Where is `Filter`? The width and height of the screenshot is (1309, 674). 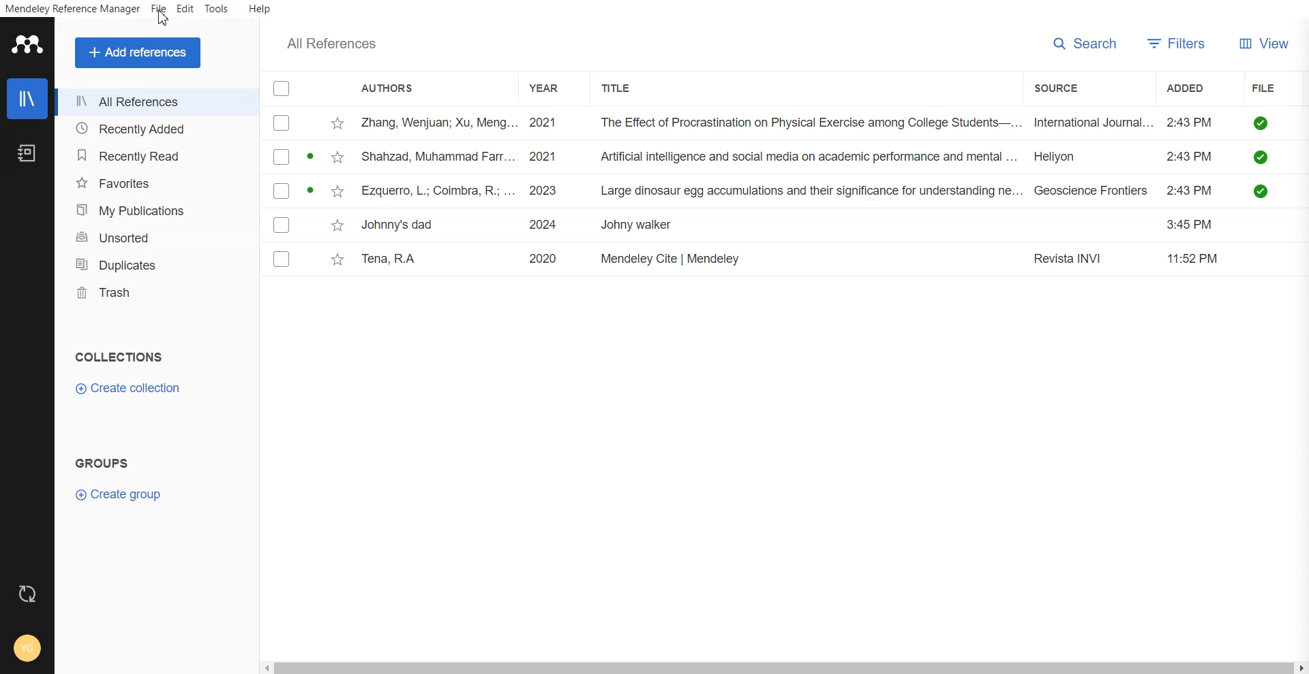 Filter is located at coordinates (1177, 44).